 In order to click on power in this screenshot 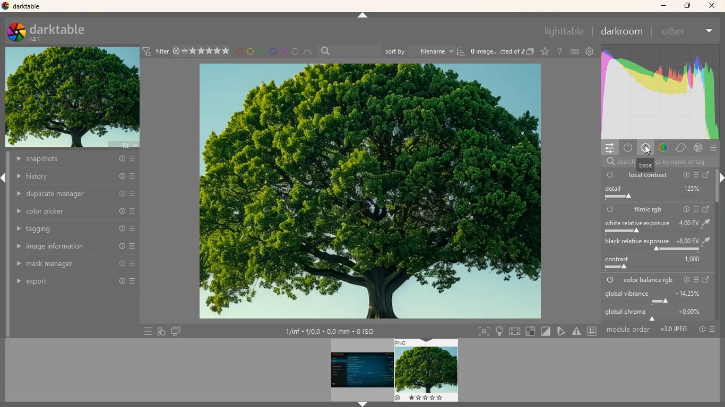, I will do `click(627, 148)`.